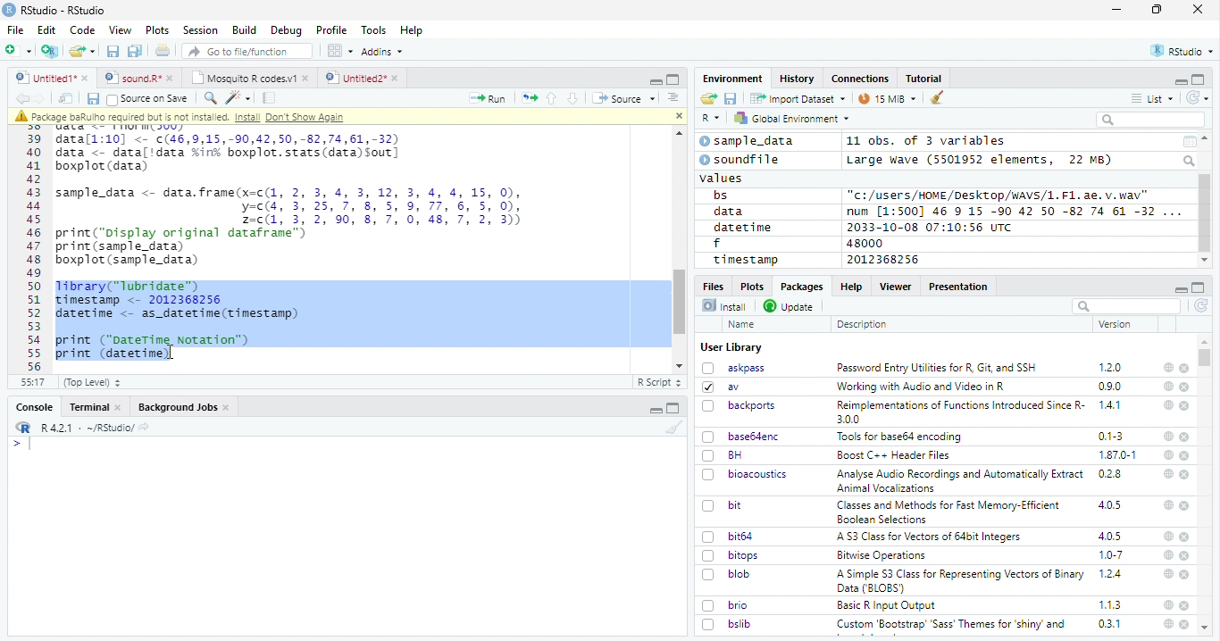  What do you see at coordinates (671, 427) in the screenshot?
I see `clear workspace` at bounding box center [671, 427].